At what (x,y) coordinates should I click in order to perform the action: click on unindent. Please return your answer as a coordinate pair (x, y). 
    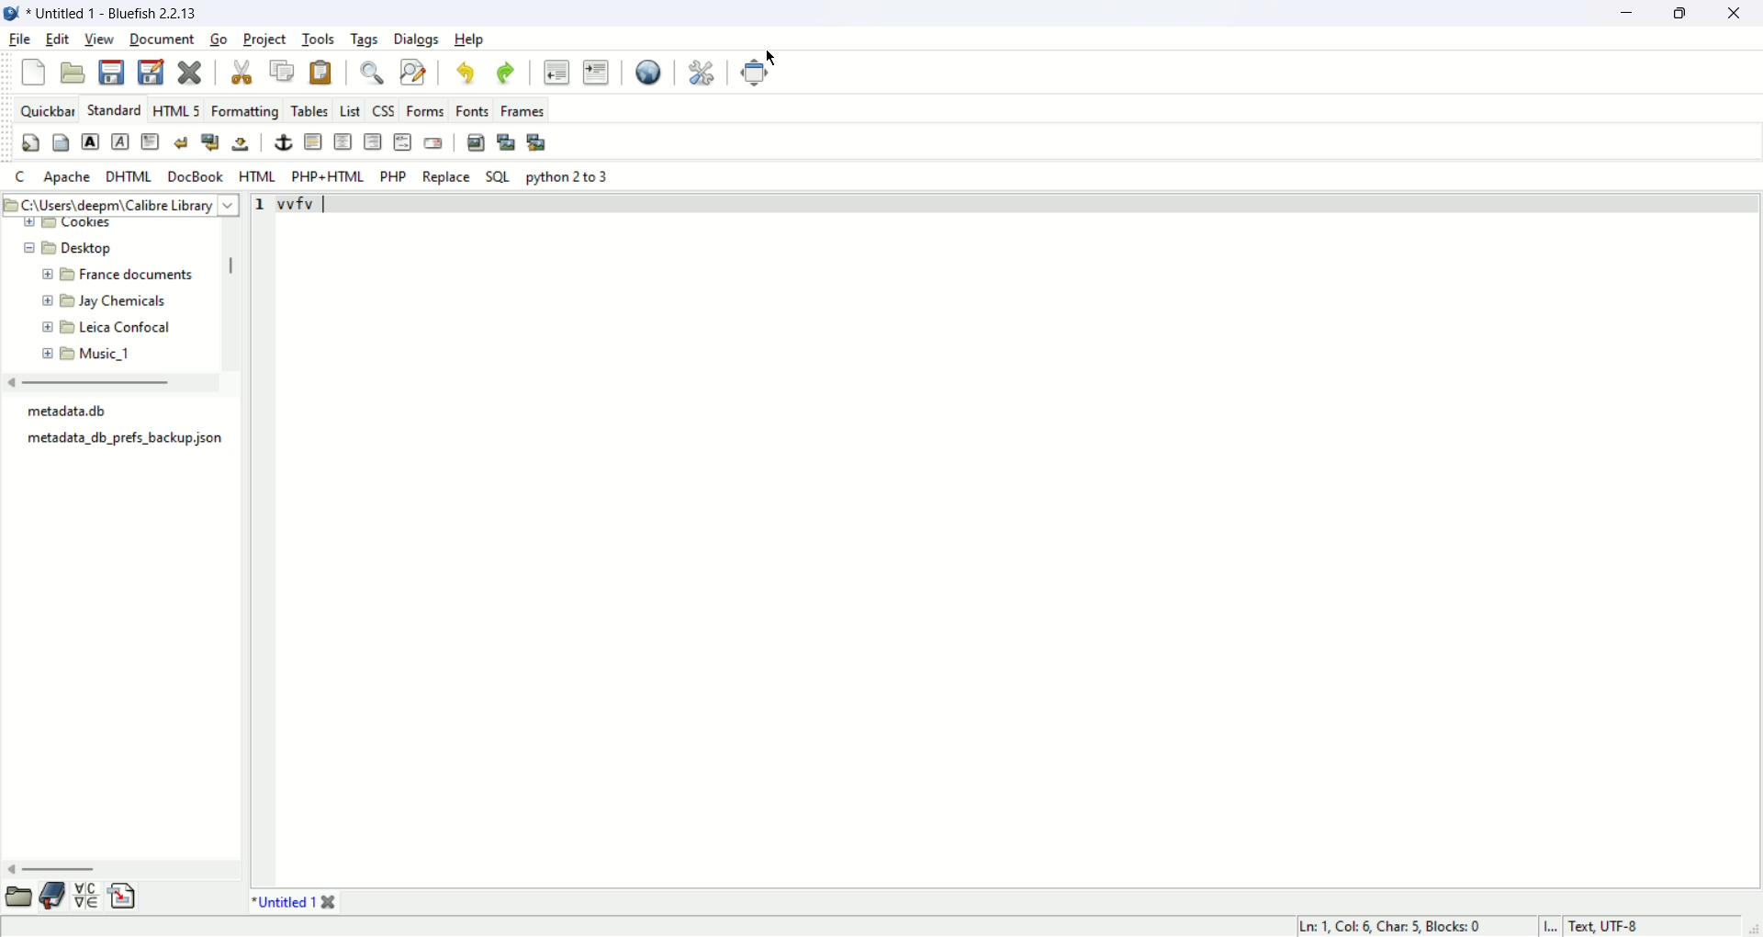
    Looking at the image, I should click on (556, 71).